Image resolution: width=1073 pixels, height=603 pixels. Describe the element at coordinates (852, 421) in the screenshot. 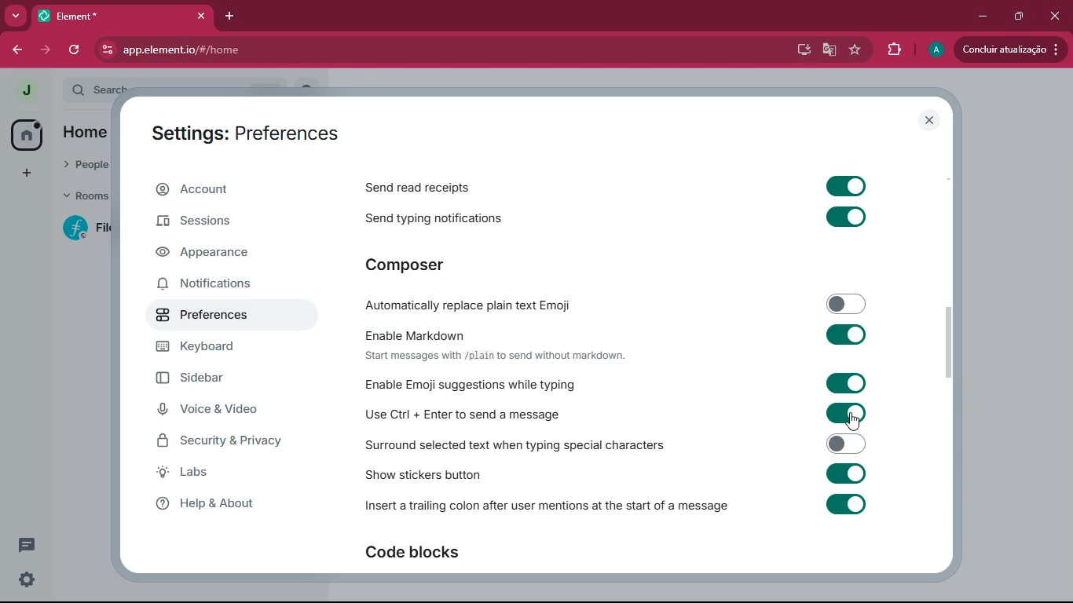

I see `cursor` at that location.